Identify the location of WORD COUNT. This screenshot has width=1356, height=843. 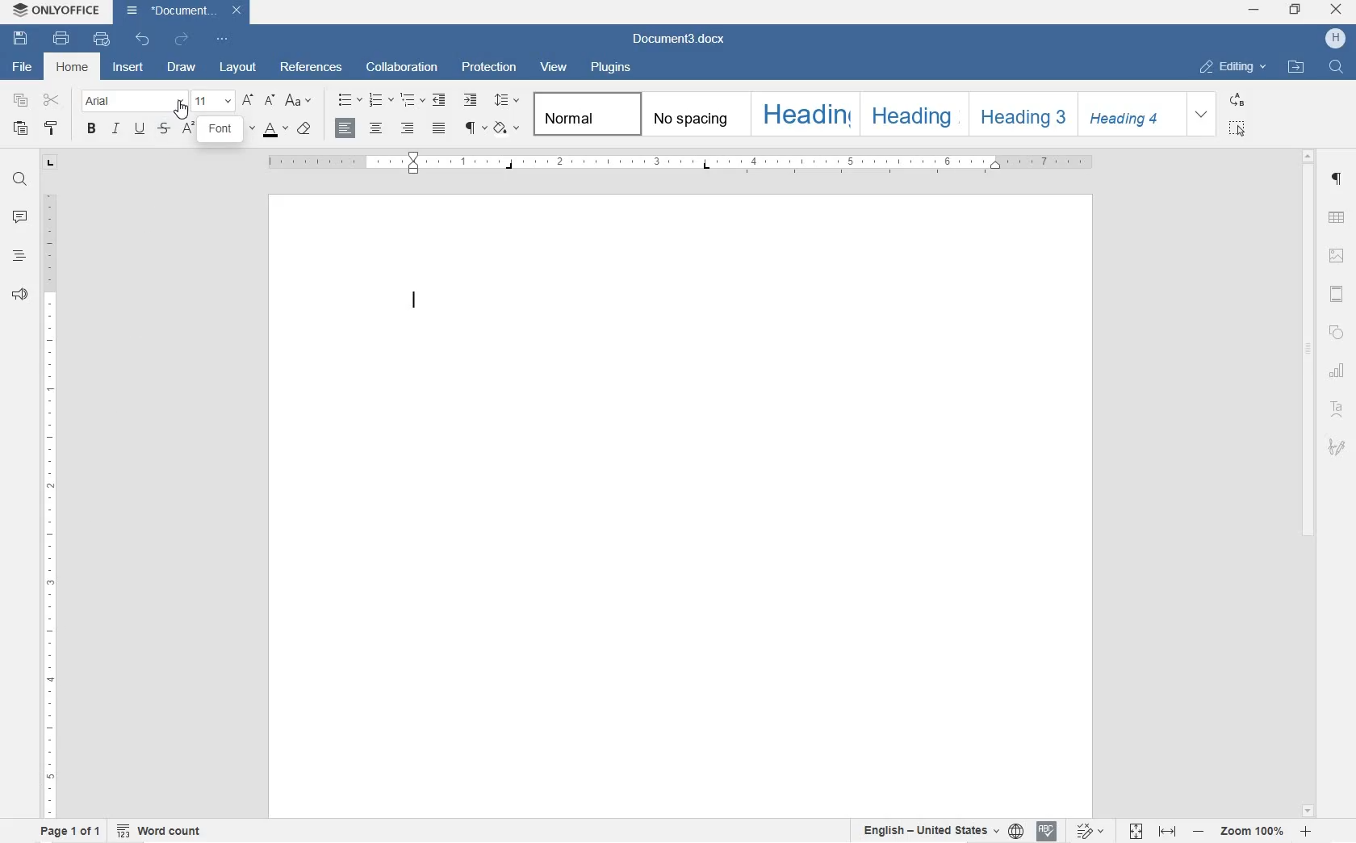
(160, 830).